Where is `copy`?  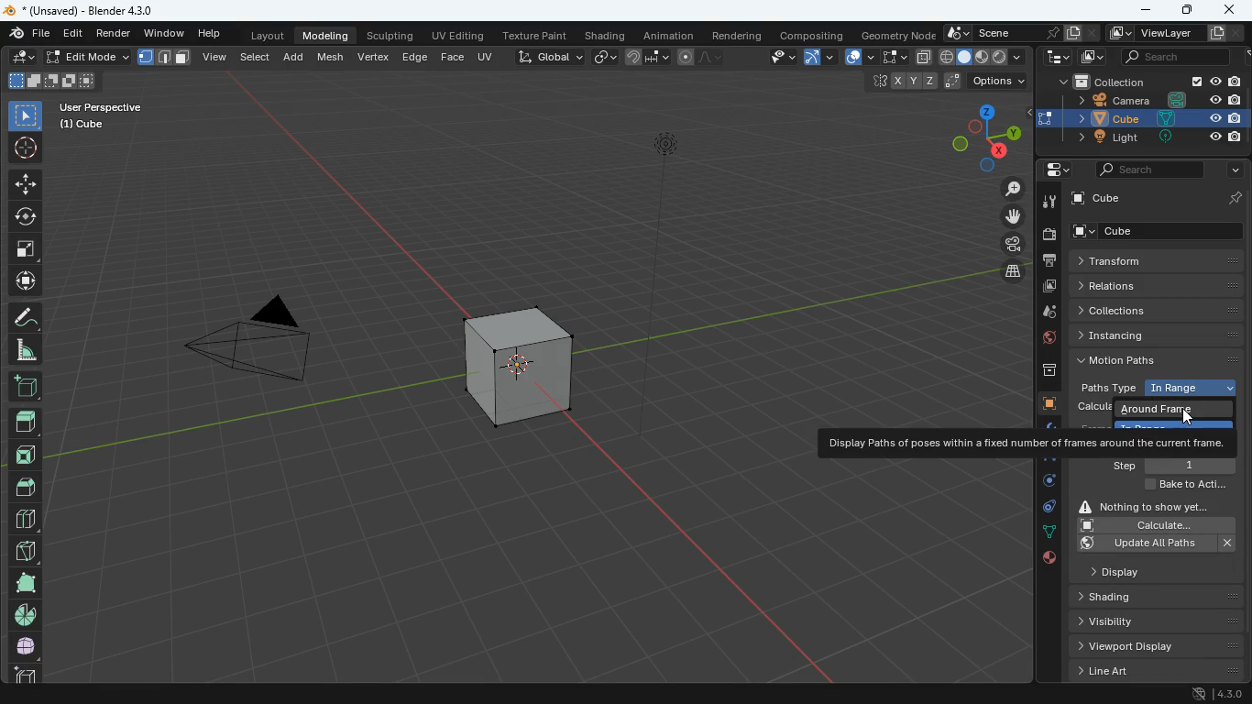
copy is located at coordinates (923, 57).